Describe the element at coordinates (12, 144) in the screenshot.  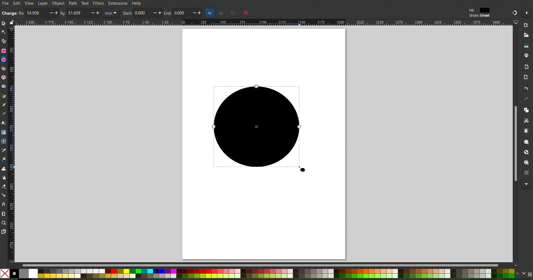
I see `Vertical Ruler` at that location.